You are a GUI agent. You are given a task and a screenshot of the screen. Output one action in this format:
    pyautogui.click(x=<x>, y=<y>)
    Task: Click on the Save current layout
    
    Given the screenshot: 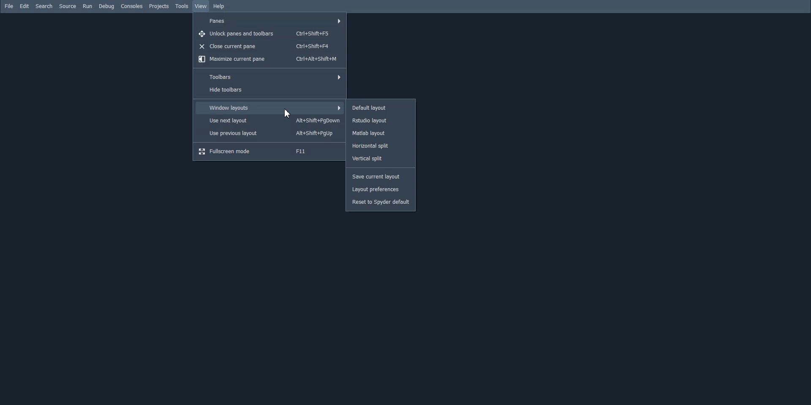 What is the action you would take?
    pyautogui.click(x=381, y=177)
    